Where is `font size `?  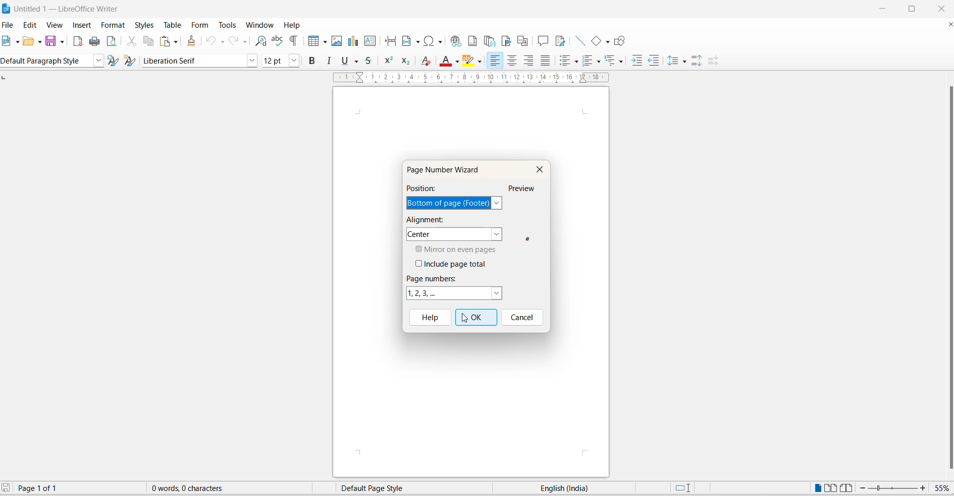
font size  is located at coordinates (274, 60).